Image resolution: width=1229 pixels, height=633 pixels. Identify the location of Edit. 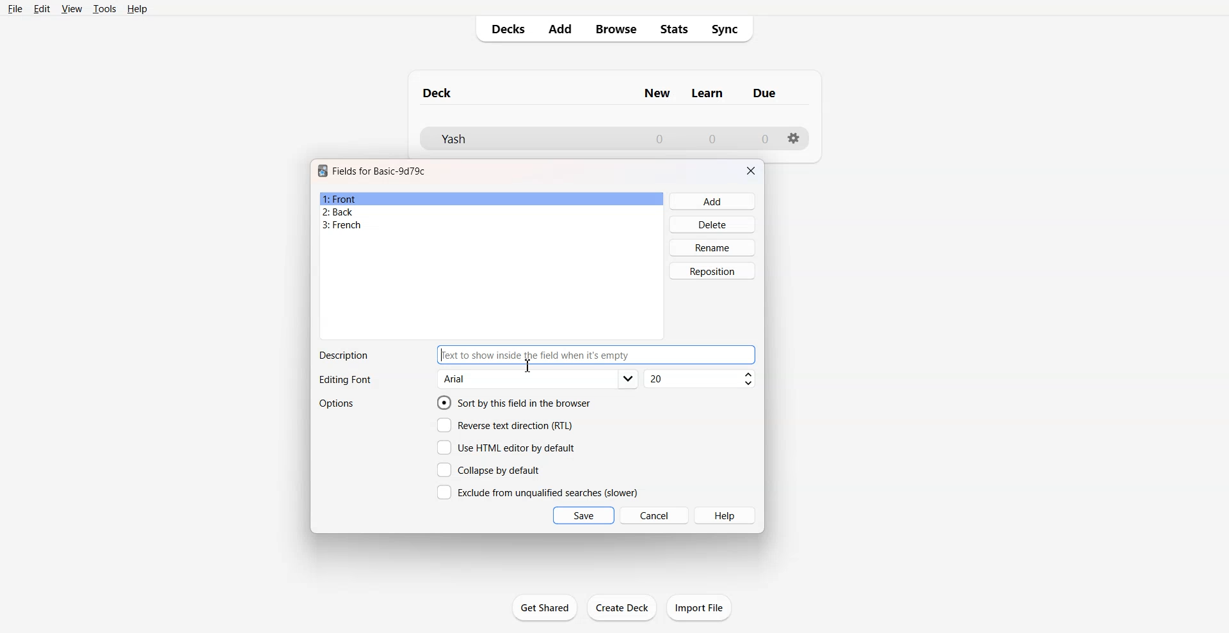
(42, 9).